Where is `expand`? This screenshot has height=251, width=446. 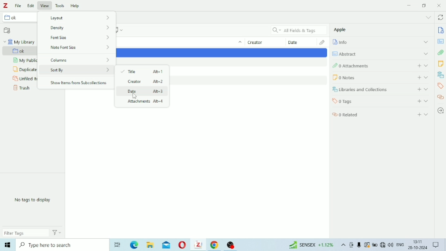
expand is located at coordinates (427, 54).